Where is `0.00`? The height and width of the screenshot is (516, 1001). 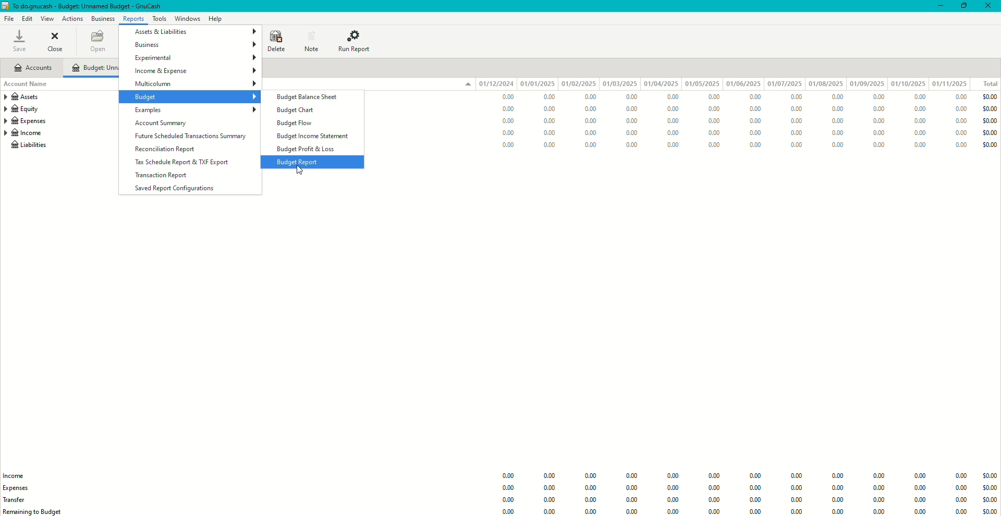 0.00 is located at coordinates (549, 477).